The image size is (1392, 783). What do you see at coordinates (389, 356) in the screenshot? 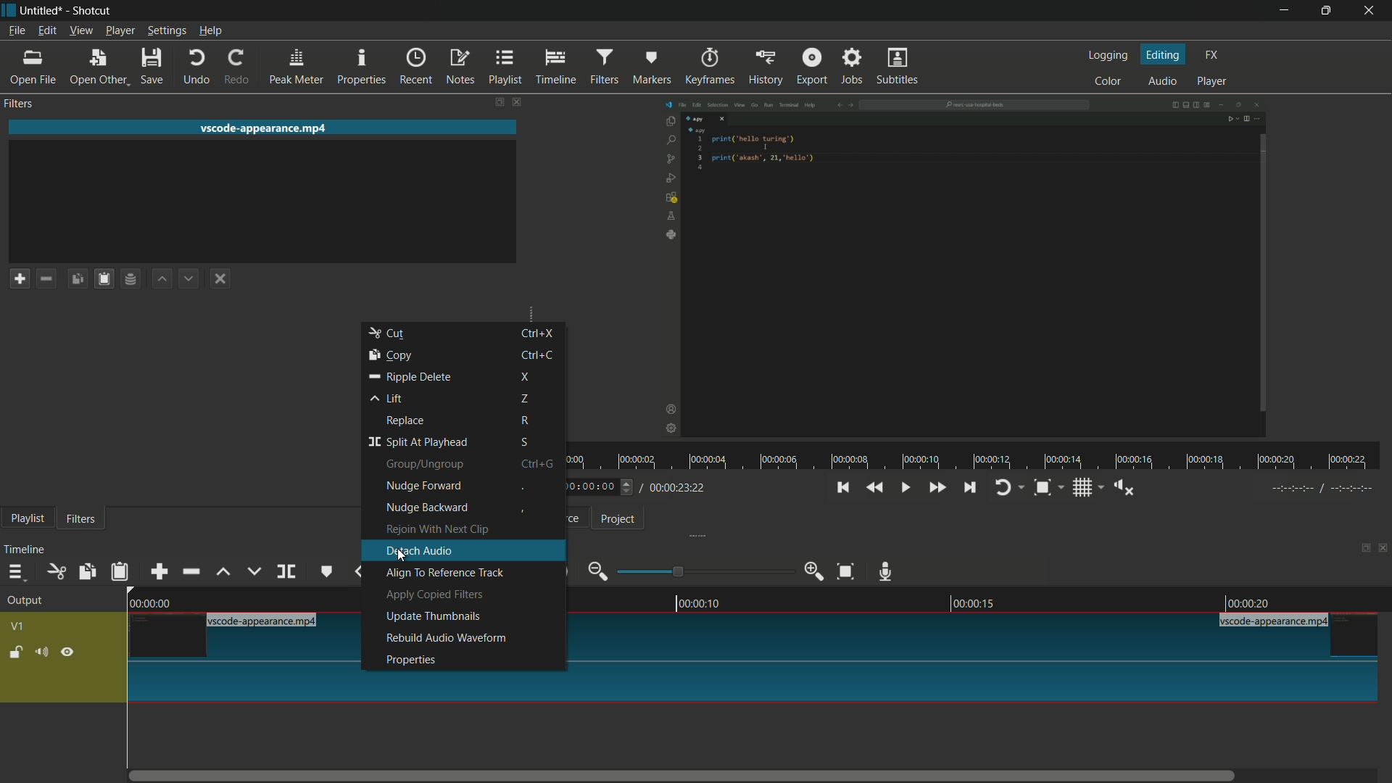
I see `copy` at bounding box center [389, 356].